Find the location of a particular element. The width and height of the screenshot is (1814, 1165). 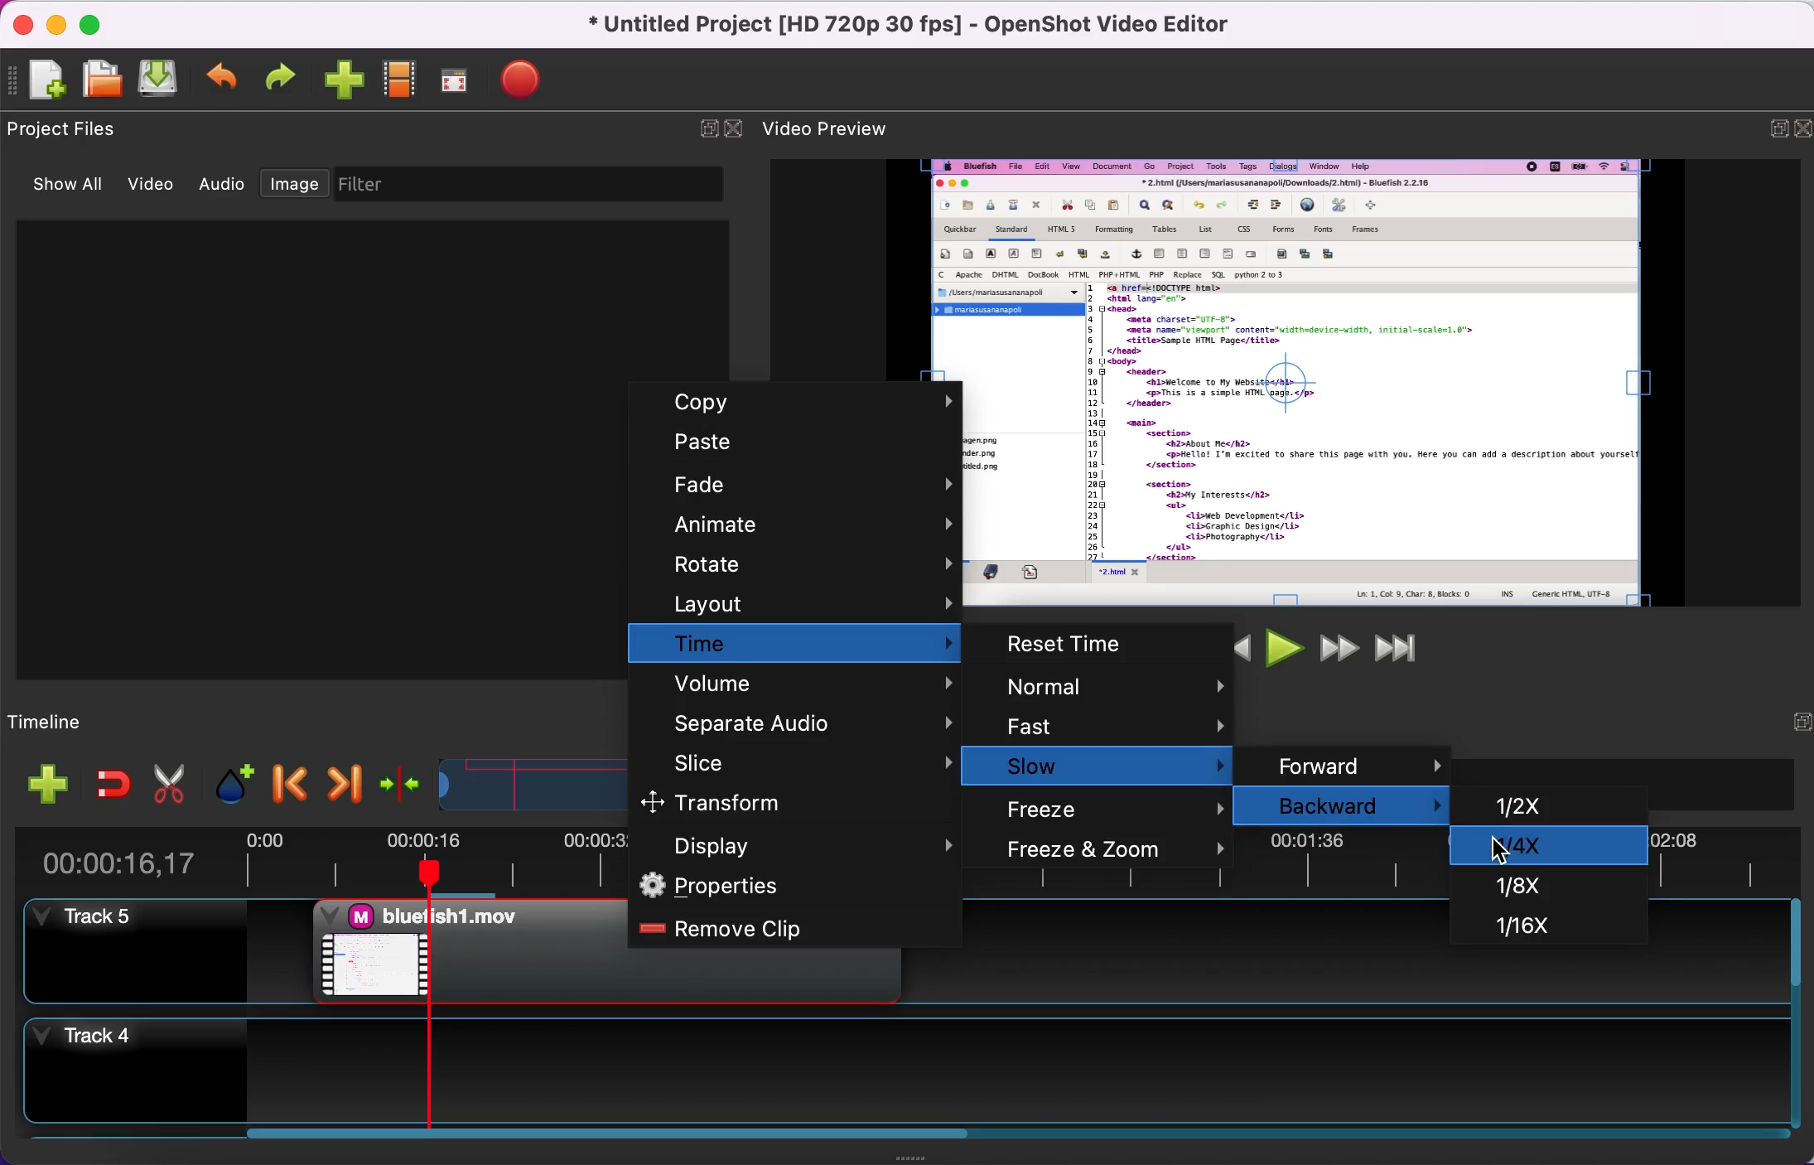

track 5 is located at coordinates (132, 952).